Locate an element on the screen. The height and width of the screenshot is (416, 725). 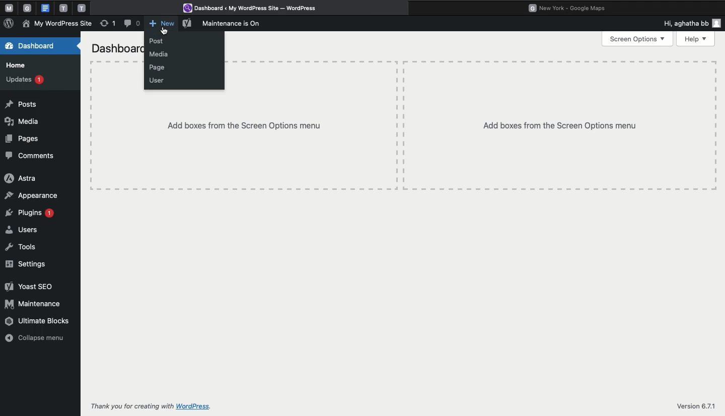
Media is located at coordinates (27, 121).